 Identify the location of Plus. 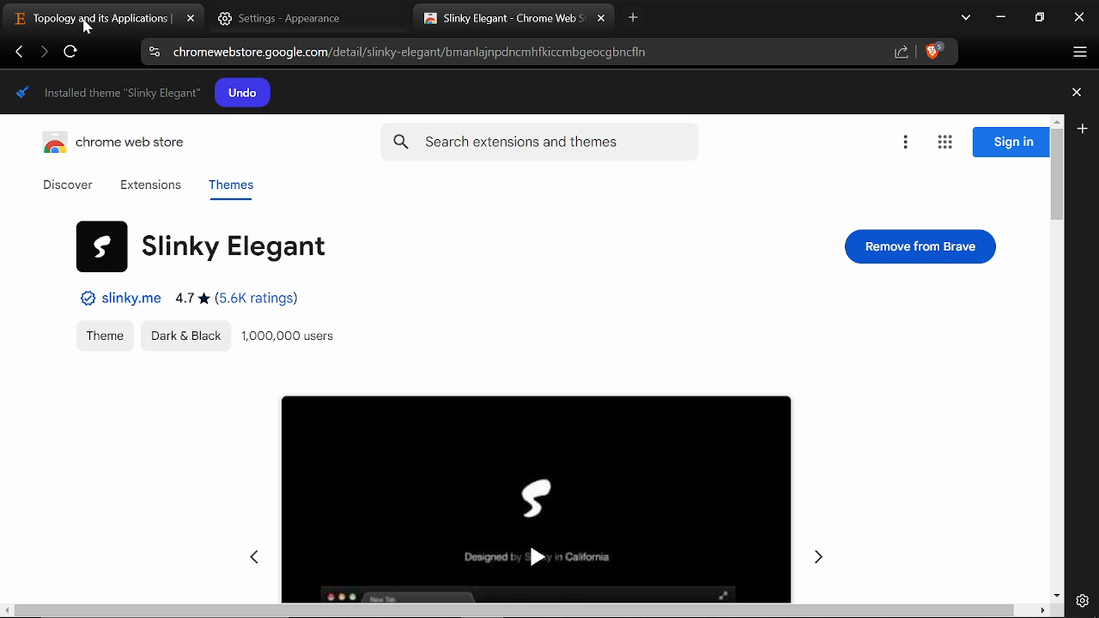
(1080, 88).